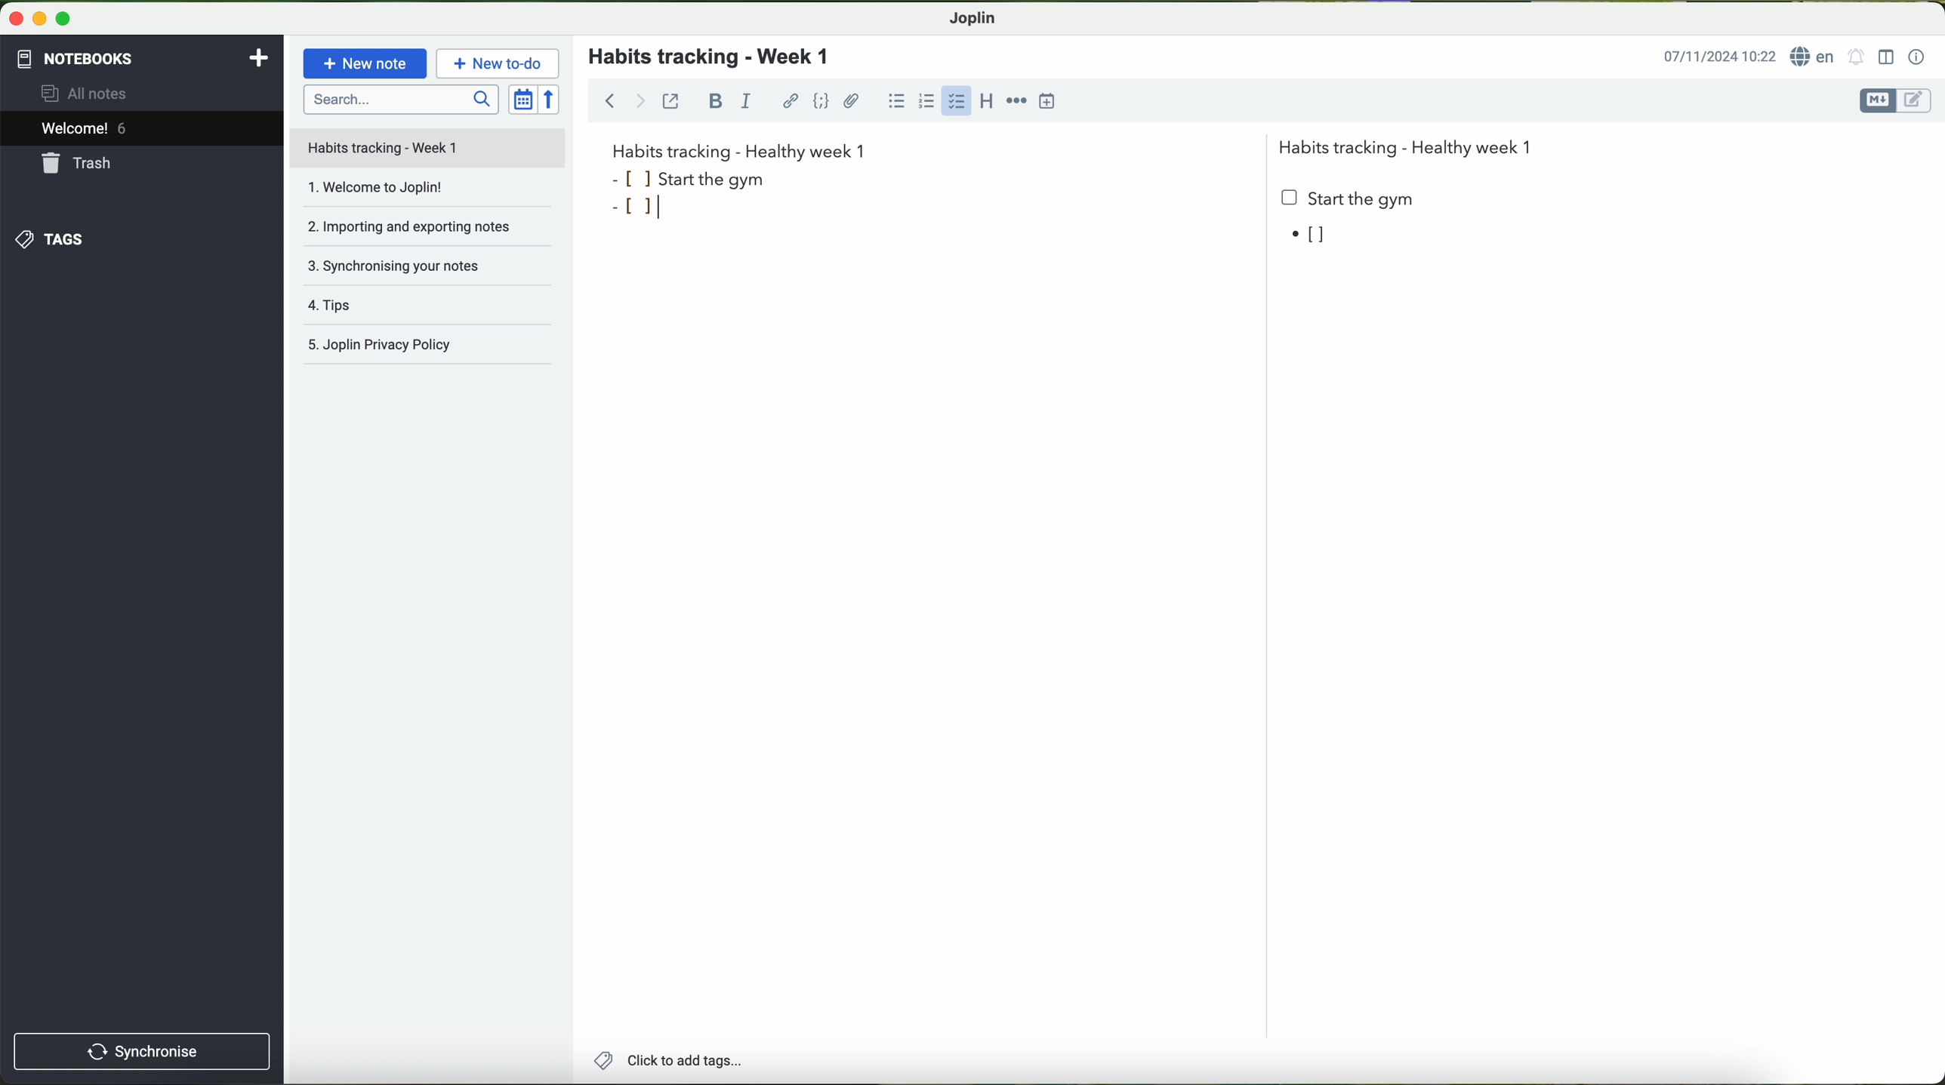 This screenshot has height=1085, width=1945. Describe the element at coordinates (428, 148) in the screenshot. I see `file title` at that location.